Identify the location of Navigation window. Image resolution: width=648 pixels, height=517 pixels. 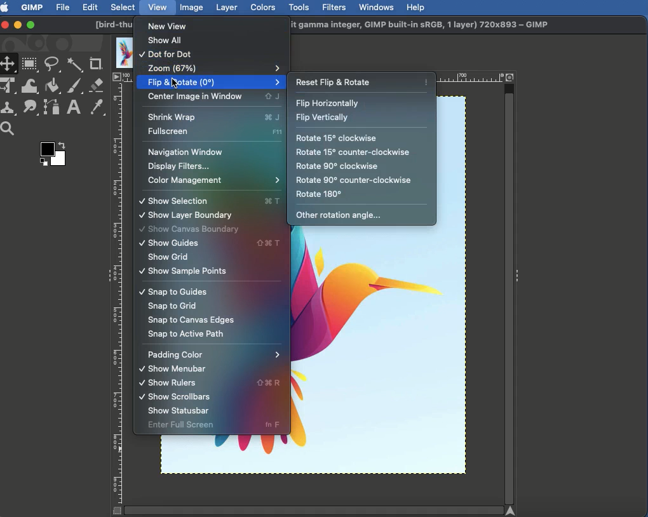
(184, 153).